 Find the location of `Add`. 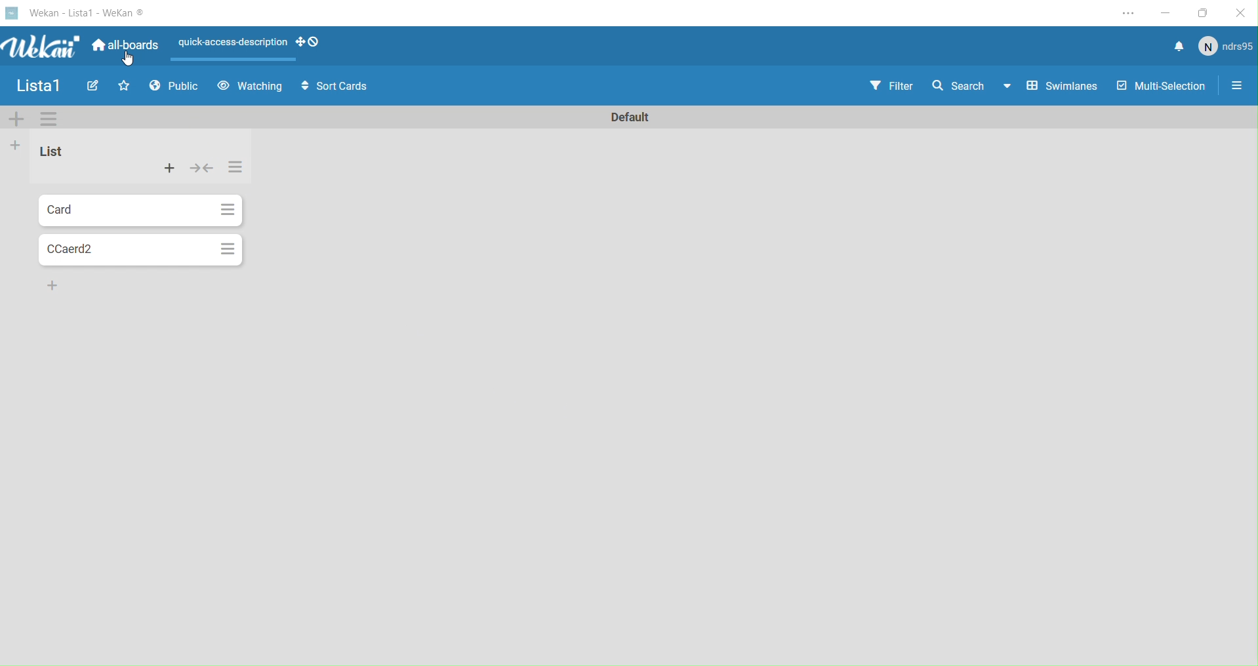

Add is located at coordinates (52, 288).